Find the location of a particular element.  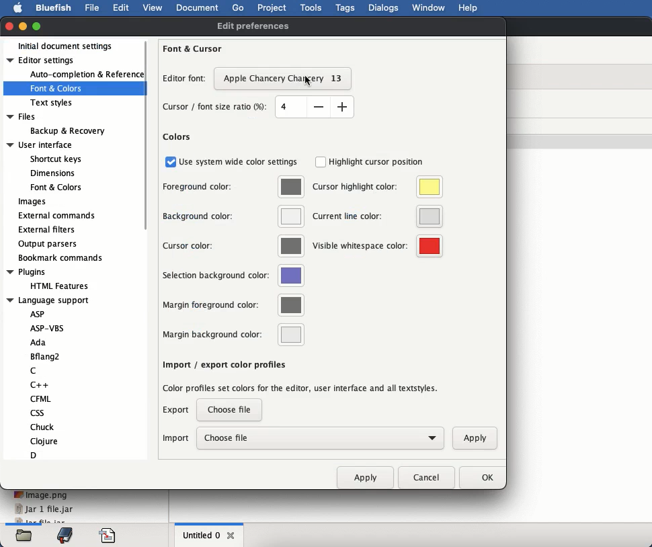

tags is located at coordinates (345, 8).